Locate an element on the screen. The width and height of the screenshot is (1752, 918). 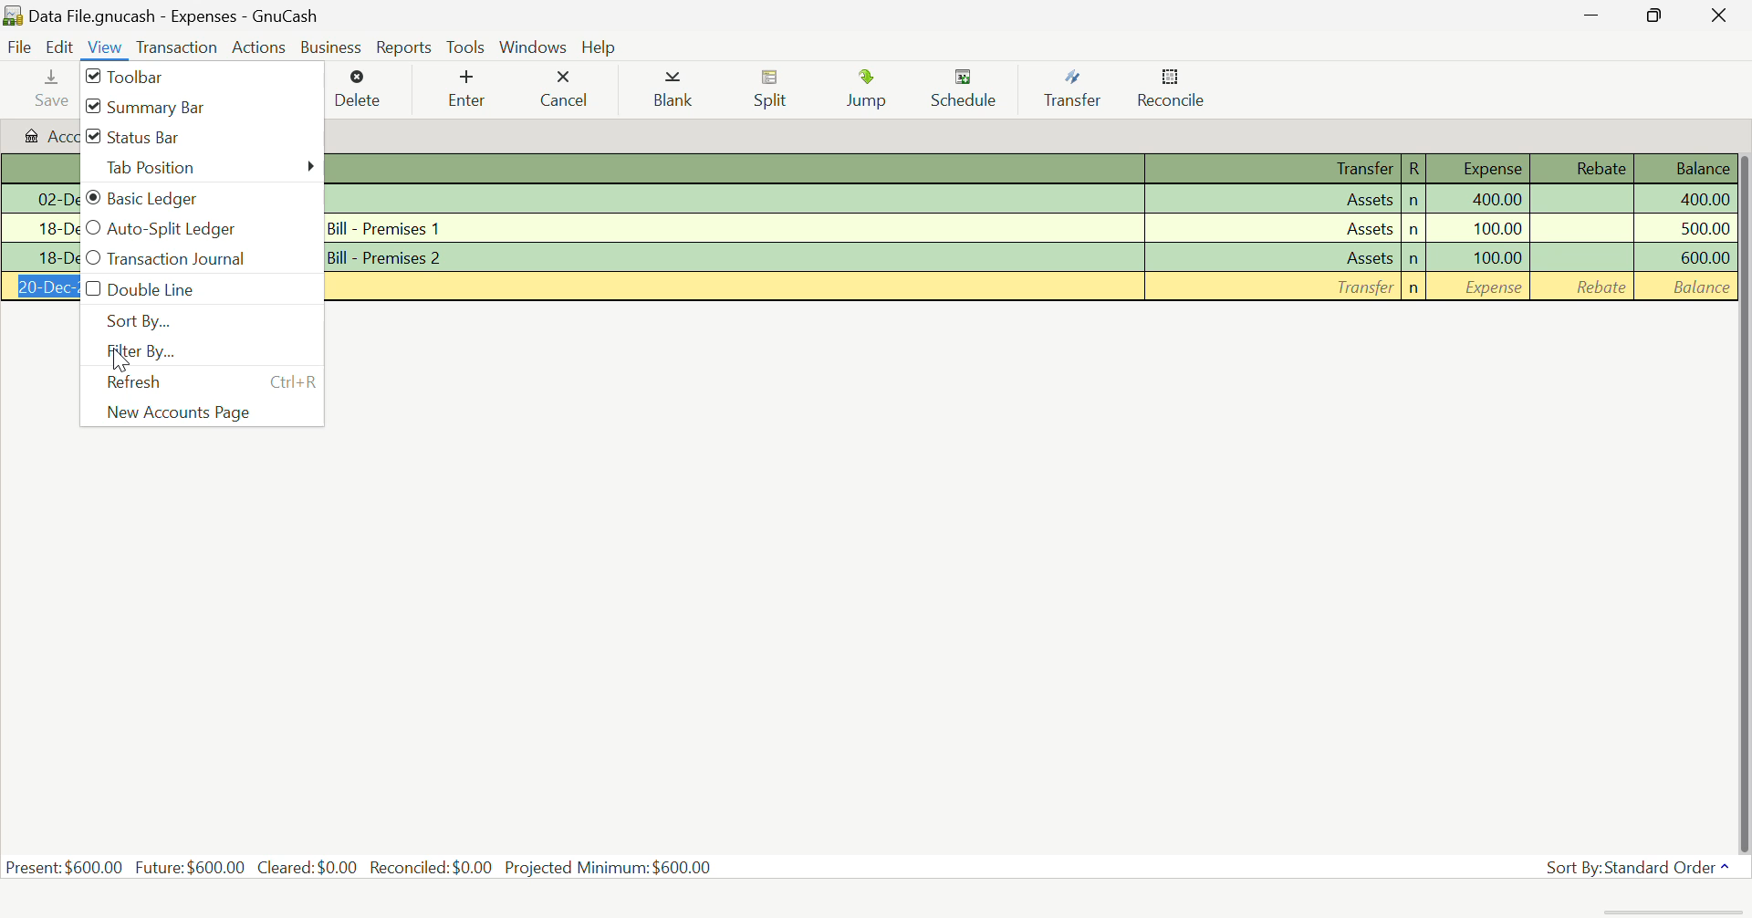
Schedule is located at coordinates (973, 91).